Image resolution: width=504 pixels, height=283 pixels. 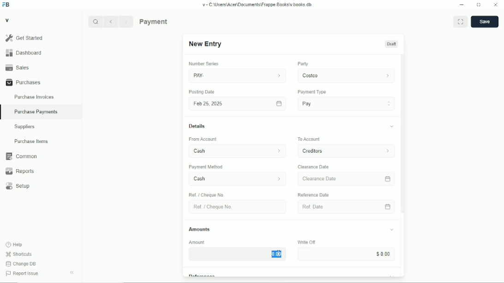 I want to click on calender, so click(x=389, y=178).